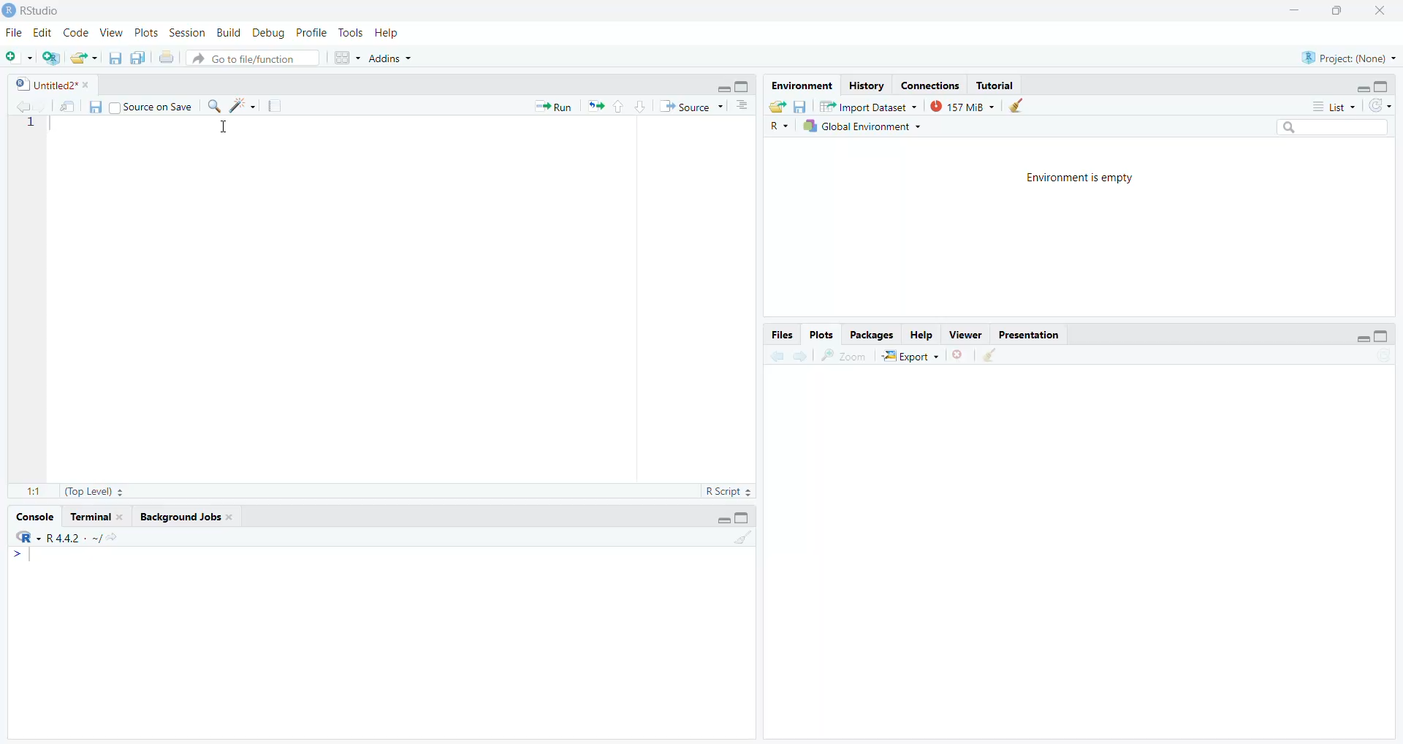  I want to click on Debug, so click(267, 32).